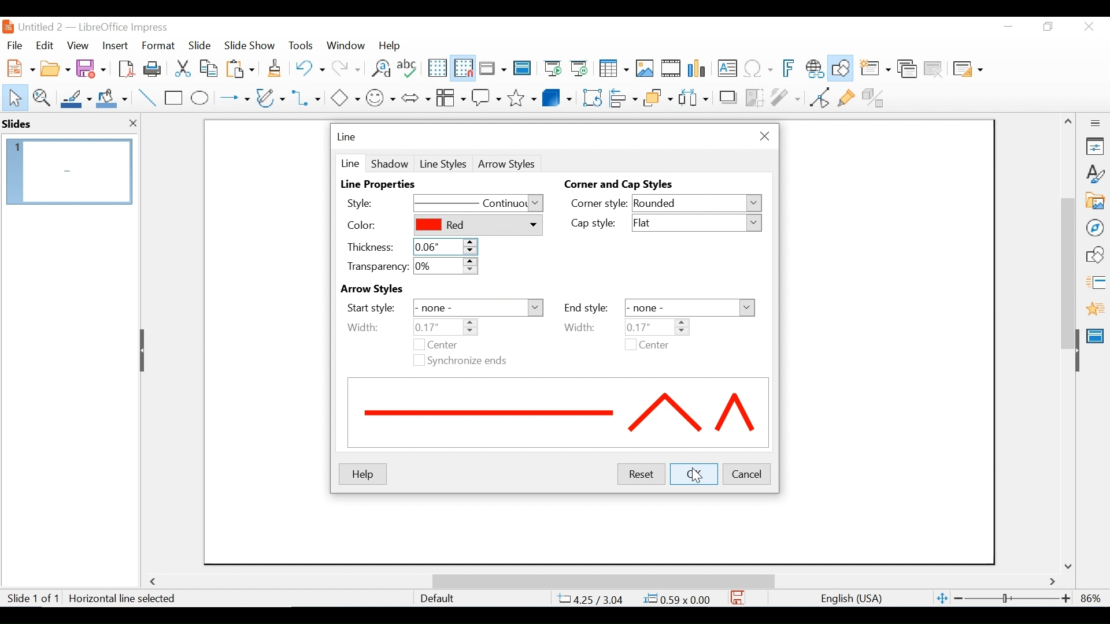  Describe the element at coordinates (153, 68) in the screenshot. I see `Print` at that location.